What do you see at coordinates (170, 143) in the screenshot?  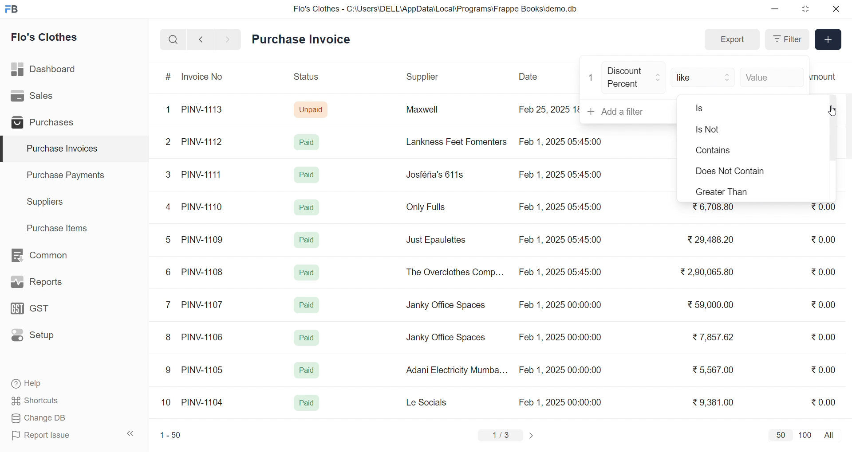 I see `2` at bounding box center [170, 143].